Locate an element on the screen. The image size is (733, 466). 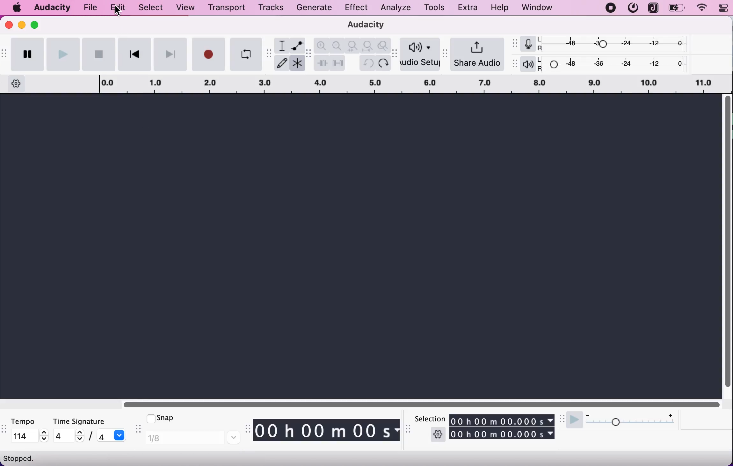
close is located at coordinates (9, 25).